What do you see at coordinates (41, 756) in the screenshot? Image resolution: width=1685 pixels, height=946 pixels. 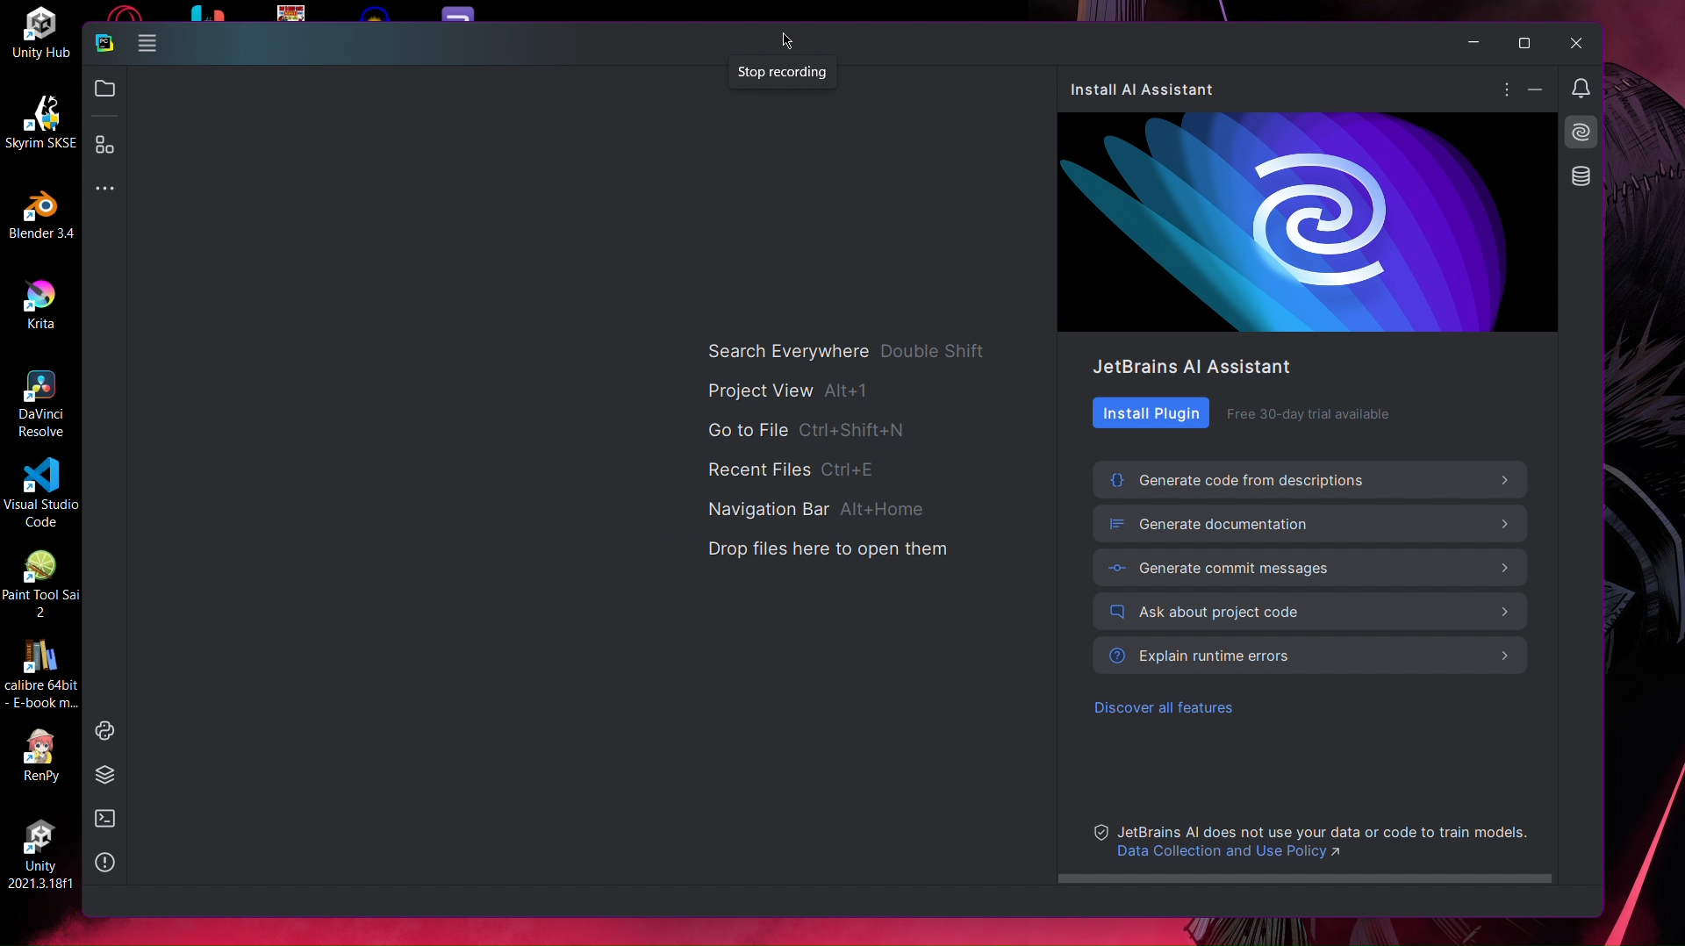 I see `RenPy` at bounding box center [41, 756].